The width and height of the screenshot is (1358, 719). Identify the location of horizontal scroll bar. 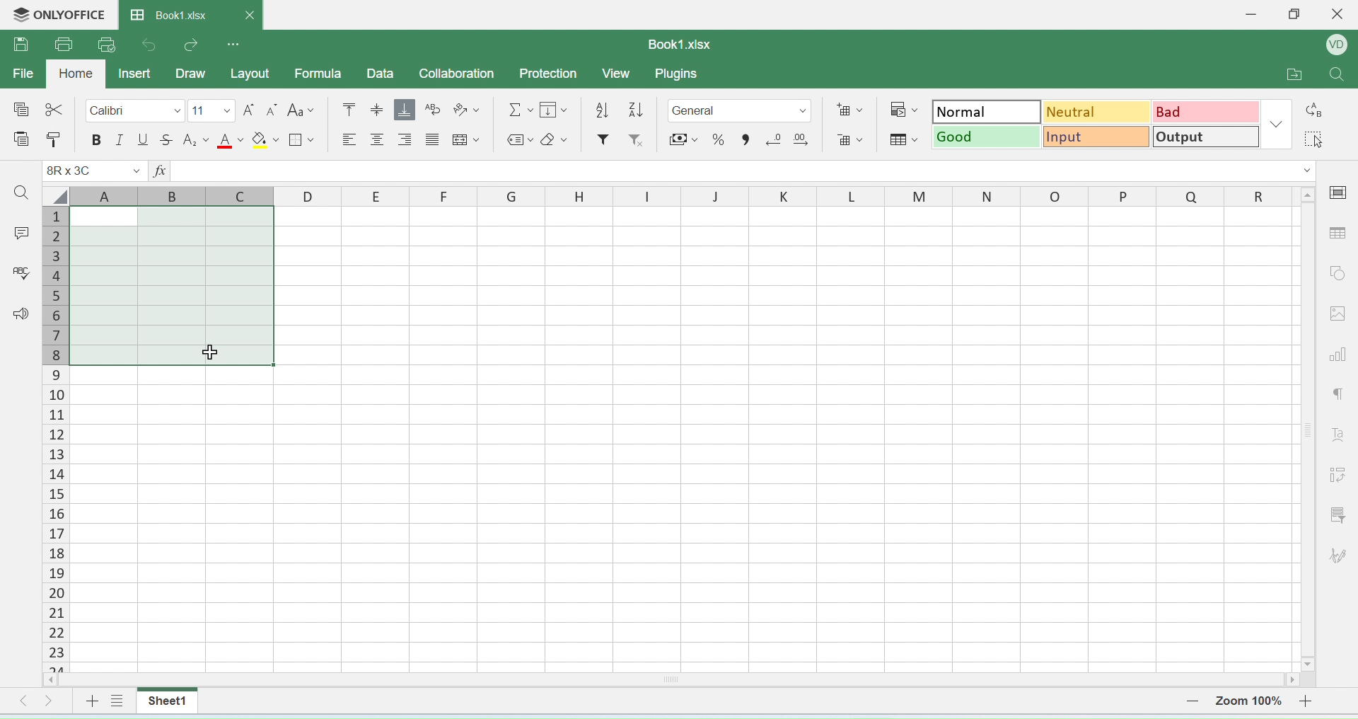
(673, 681).